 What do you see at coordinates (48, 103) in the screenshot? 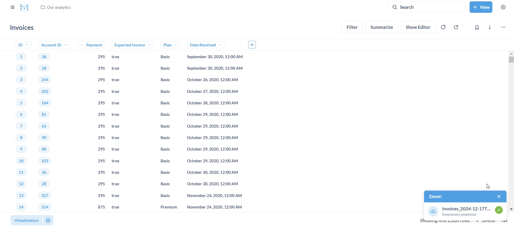
I see `164` at bounding box center [48, 103].